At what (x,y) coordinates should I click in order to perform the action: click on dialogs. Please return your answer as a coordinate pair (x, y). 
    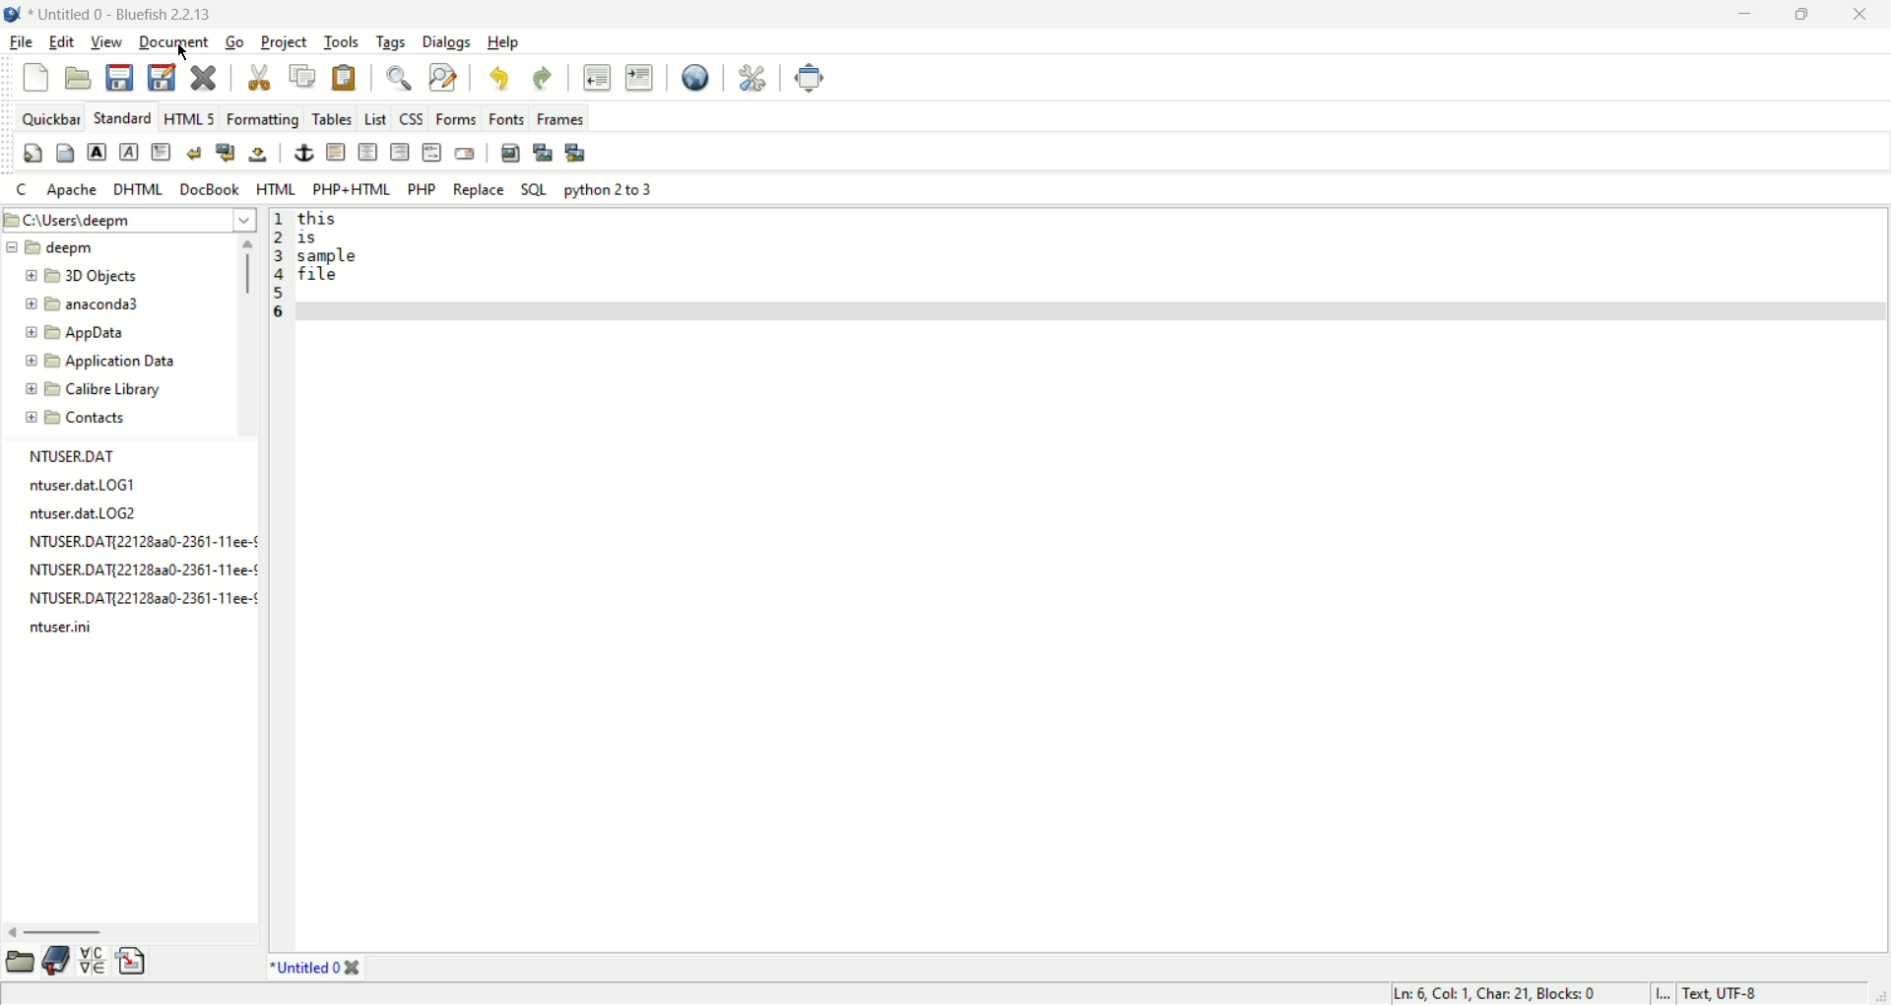
    Looking at the image, I should click on (446, 42).